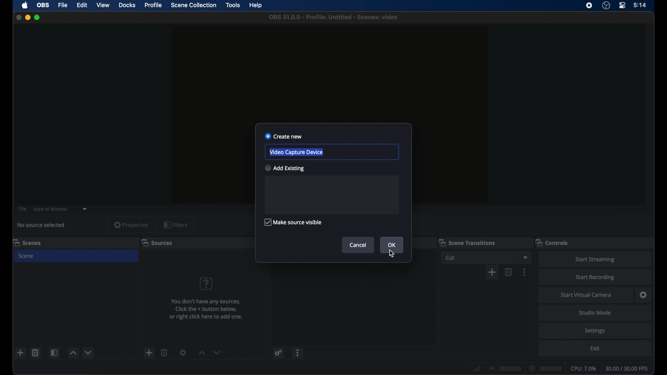 This screenshot has height=375, width=667. Describe the element at coordinates (640, 5) in the screenshot. I see `time` at that location.